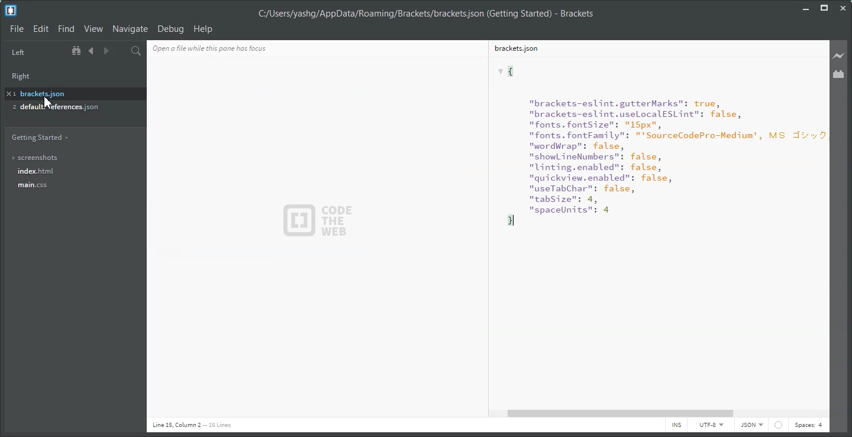  I want to click on Live Preview, so click(839, 56).